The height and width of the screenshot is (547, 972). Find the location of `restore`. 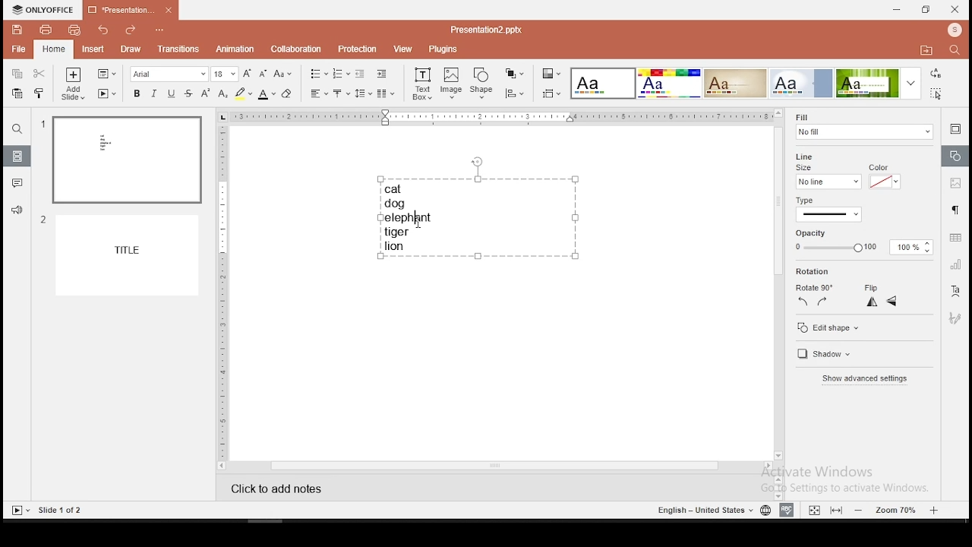

restore is located at coordinates (924, 10).